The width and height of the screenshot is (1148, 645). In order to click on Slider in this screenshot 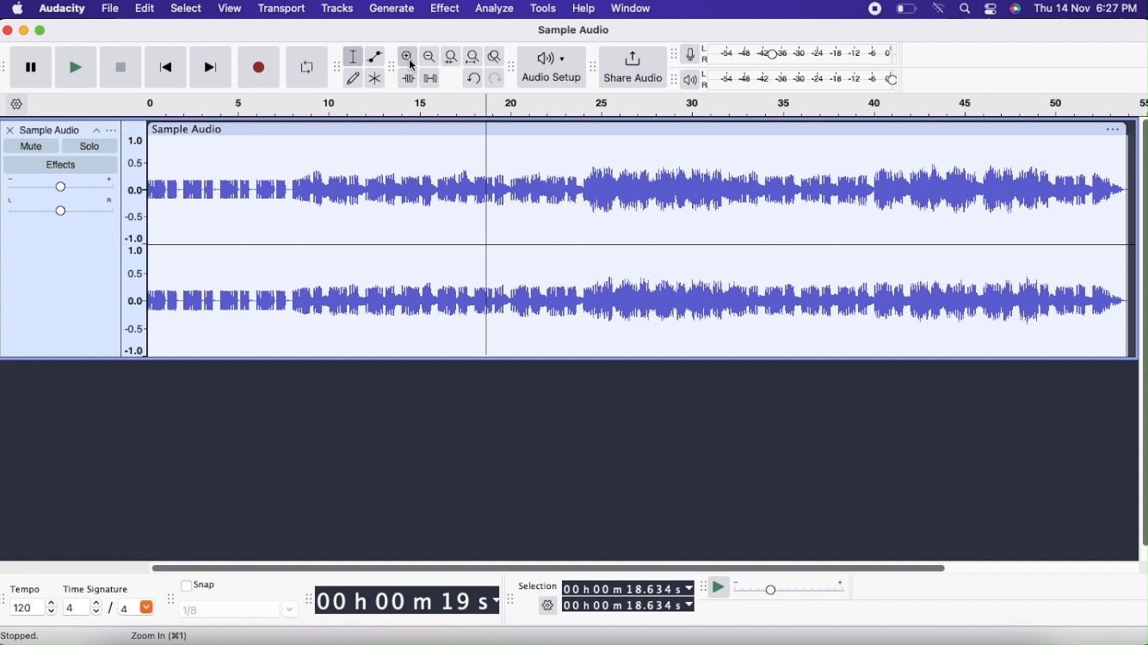, I will do `click(1141, 330)`.